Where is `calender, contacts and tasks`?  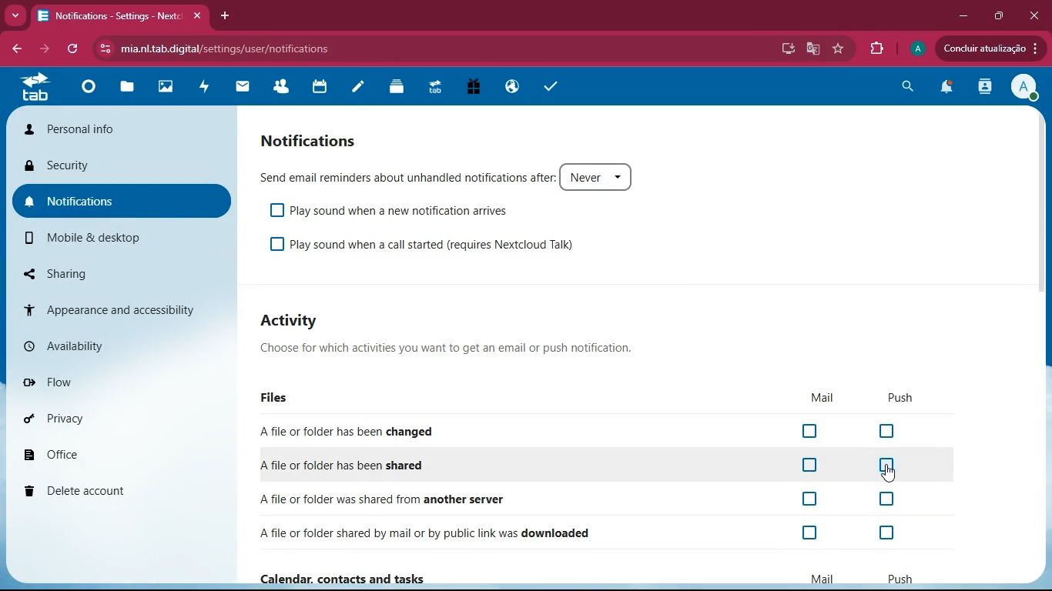 calender, contacts and tasks is located at coordinates (335, 577).